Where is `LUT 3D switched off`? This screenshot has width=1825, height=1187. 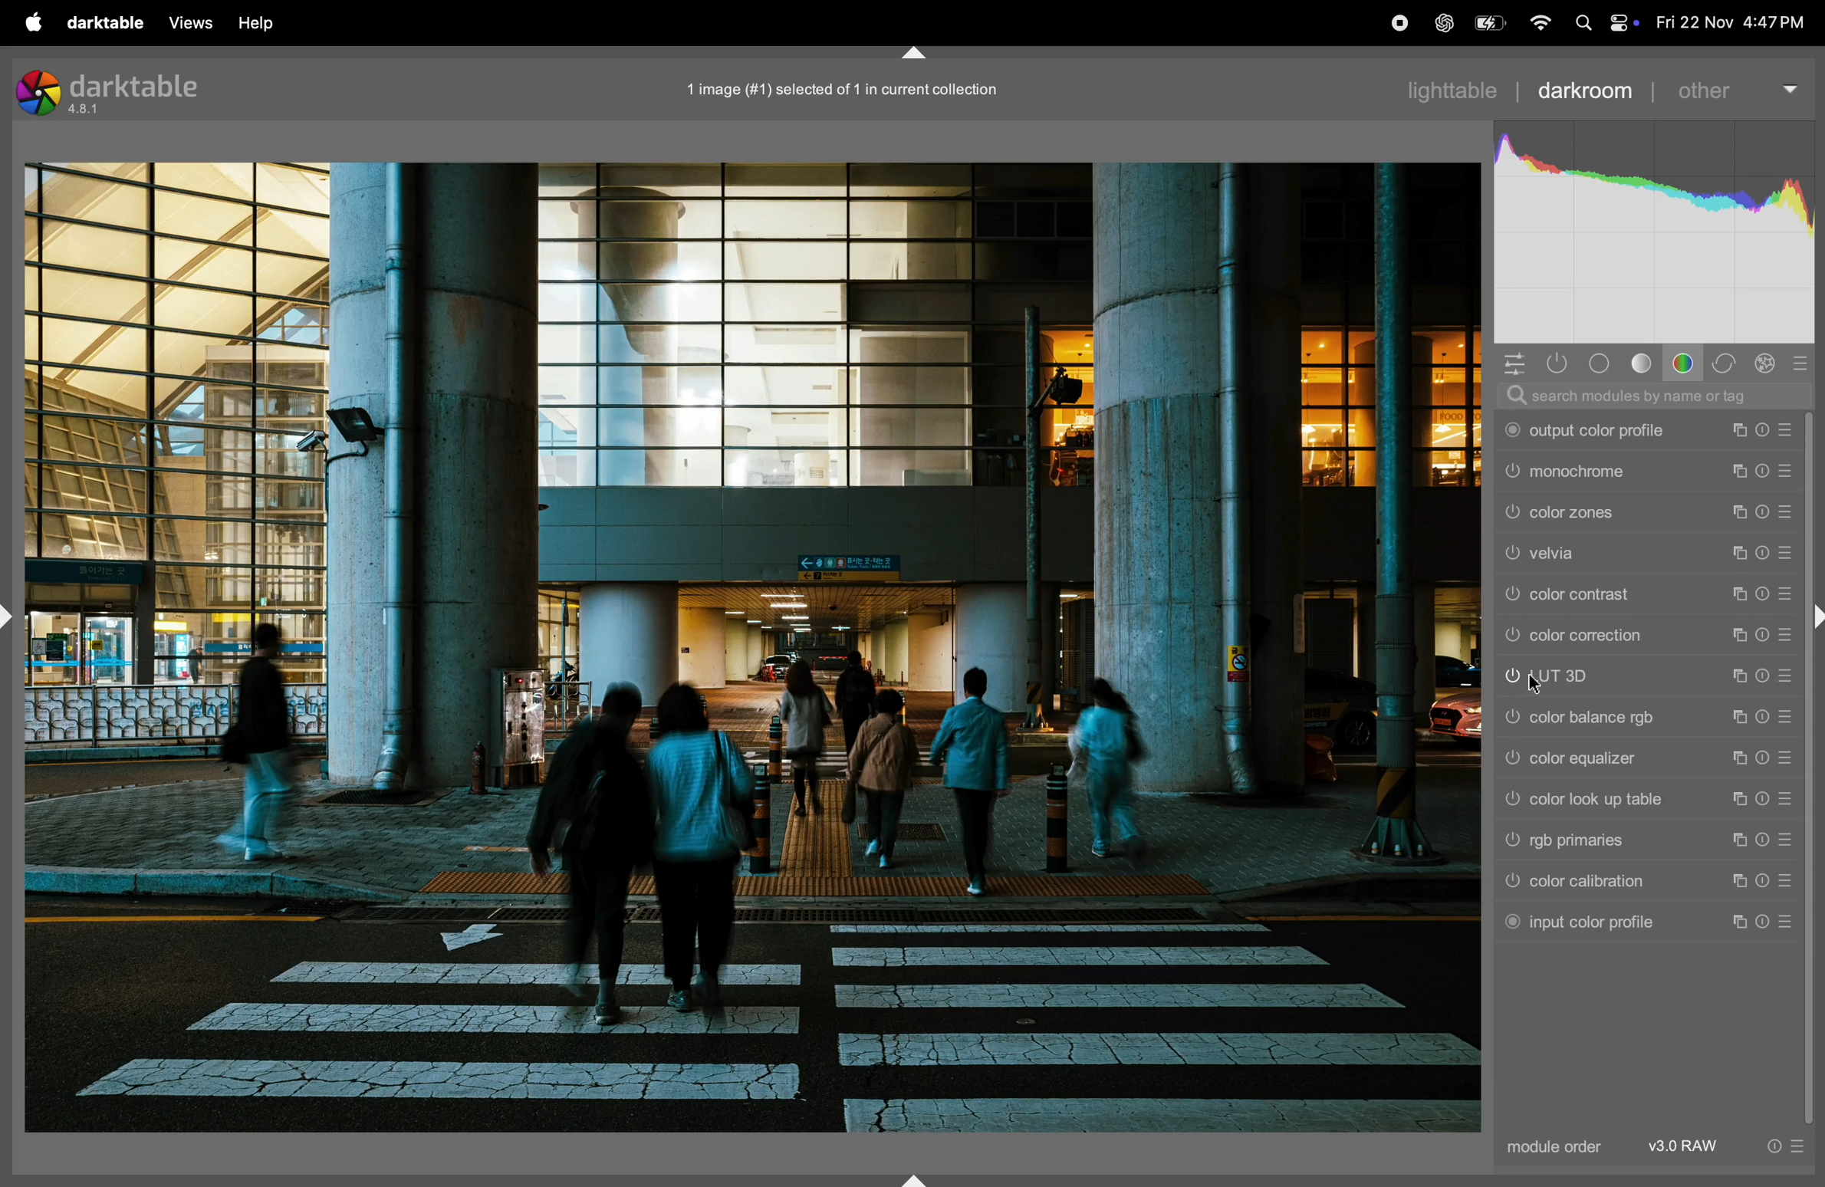
LUT 3D switched off is located at coordinates (1506, 677).